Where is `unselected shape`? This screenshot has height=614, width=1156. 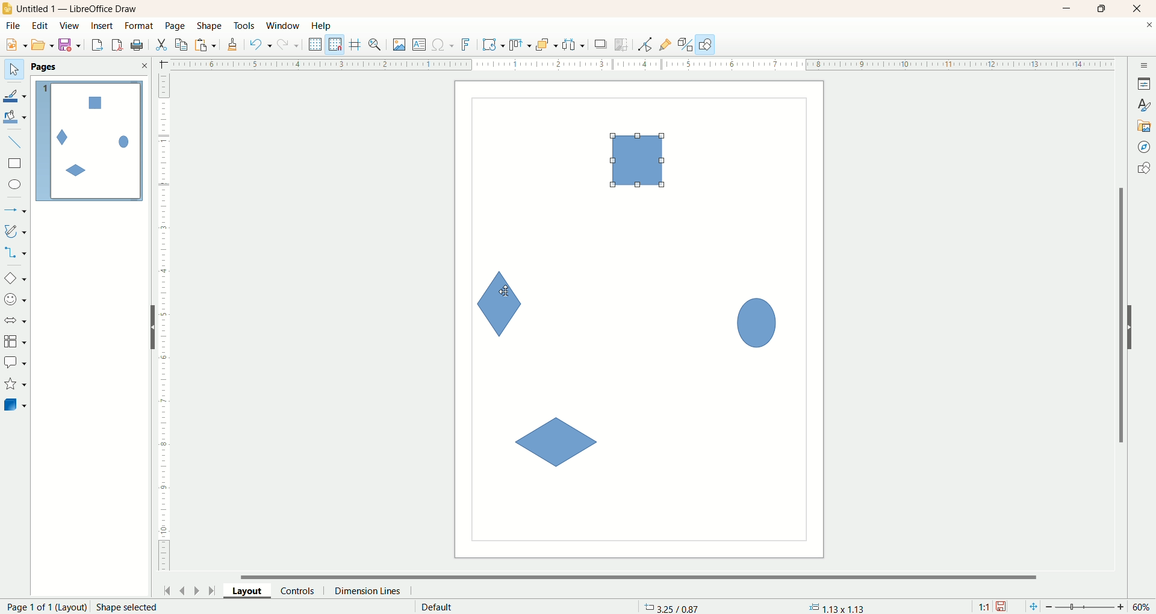
unselected shape is located at coordinates (636, 161).